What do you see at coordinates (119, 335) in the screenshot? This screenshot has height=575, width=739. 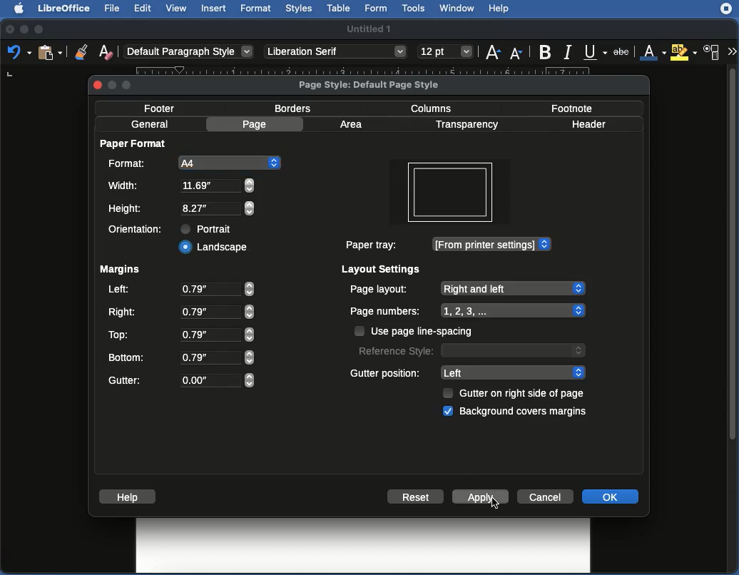 I see `Top` at bounding box center [119, 335].